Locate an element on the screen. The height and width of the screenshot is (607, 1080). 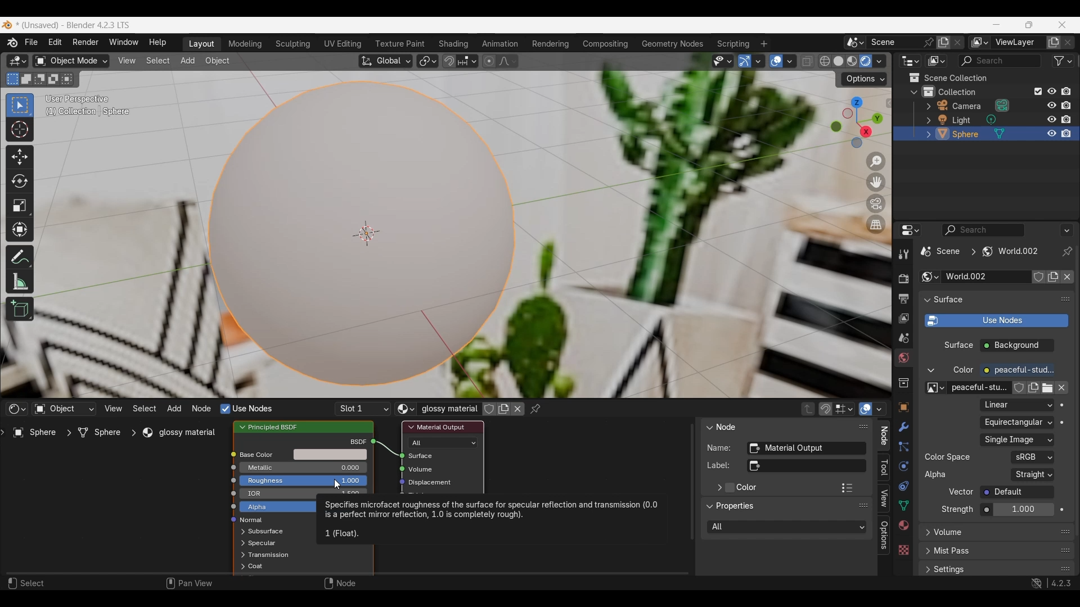
expand respective scenes is located at coordinates (925, 120).